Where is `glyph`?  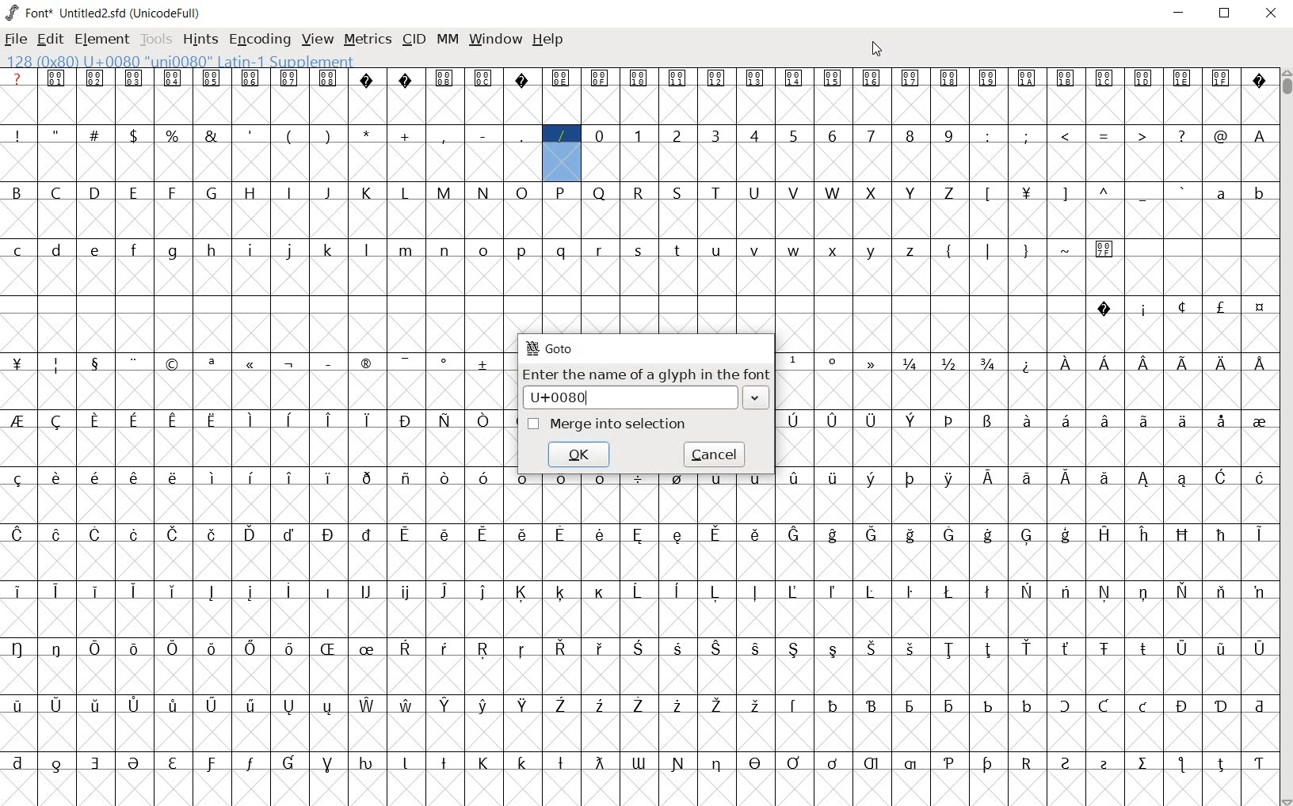
glyph is located at coordinates (212, 705).